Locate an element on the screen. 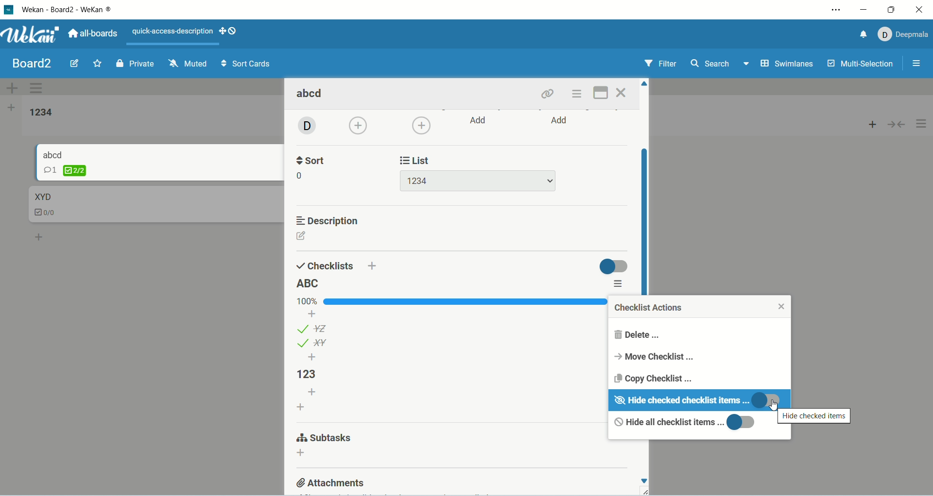 The height and width of the screenshot is (496, 933). swimlane actions is located at coordinates (37, 89).